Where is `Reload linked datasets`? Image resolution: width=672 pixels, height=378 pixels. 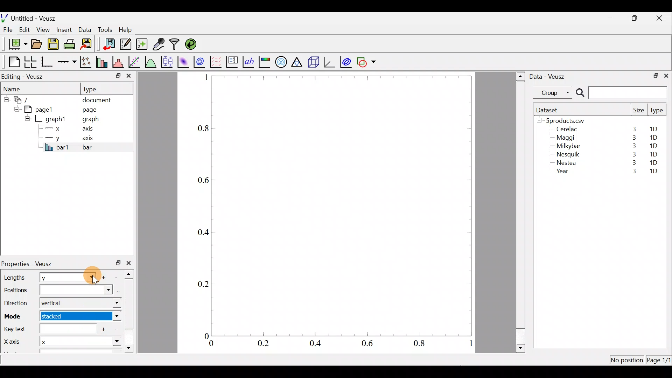 Reload linked datasets is located at coordinates (192, 44).